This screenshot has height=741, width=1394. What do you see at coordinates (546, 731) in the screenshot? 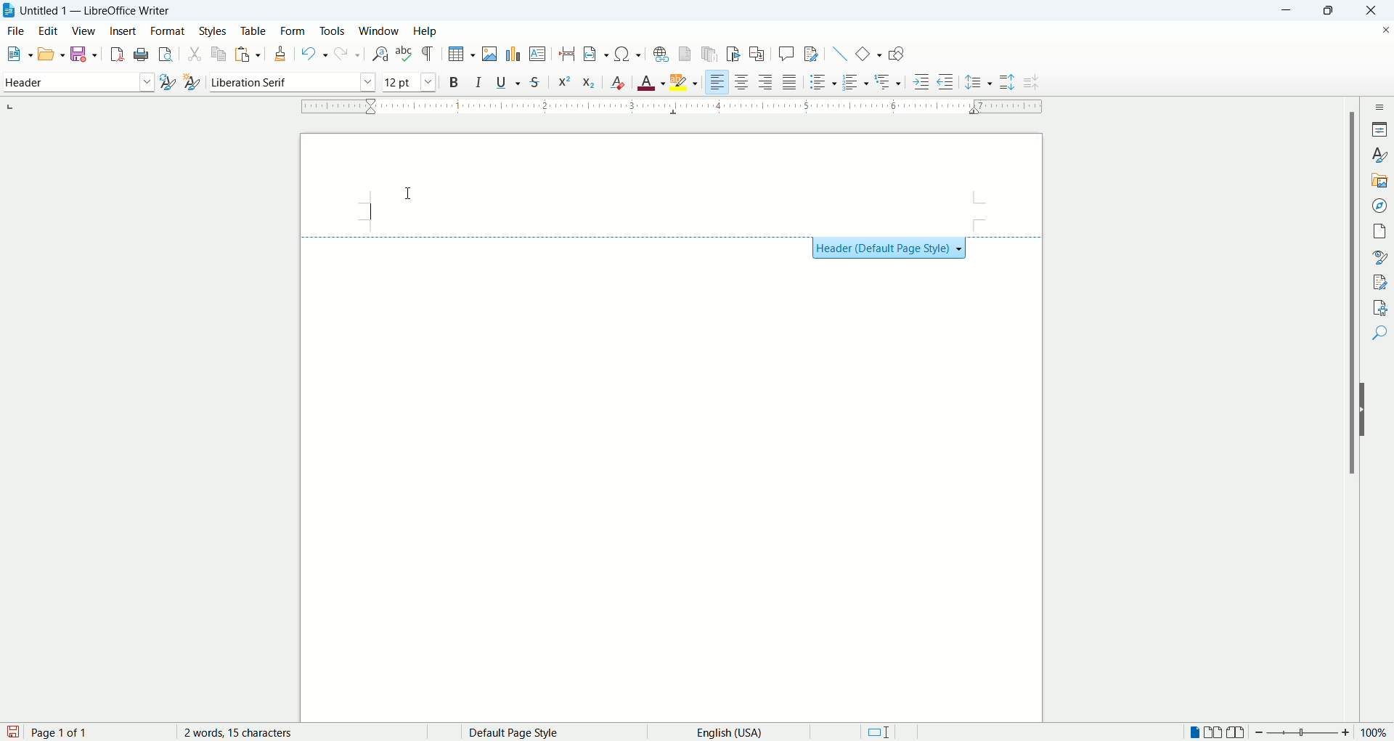
I see `page style` at bounding box center [546, 731].